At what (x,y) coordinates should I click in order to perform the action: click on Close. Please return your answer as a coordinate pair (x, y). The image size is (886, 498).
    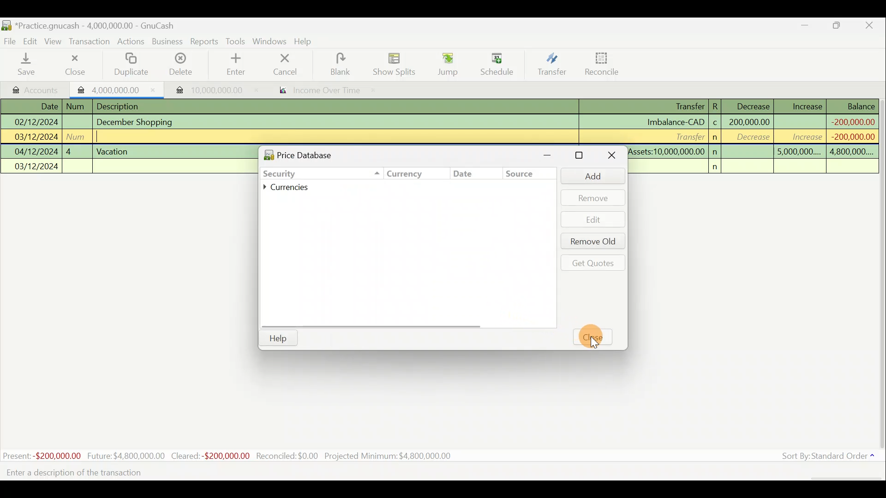
    Looking at the image, I should click on (597, 338).